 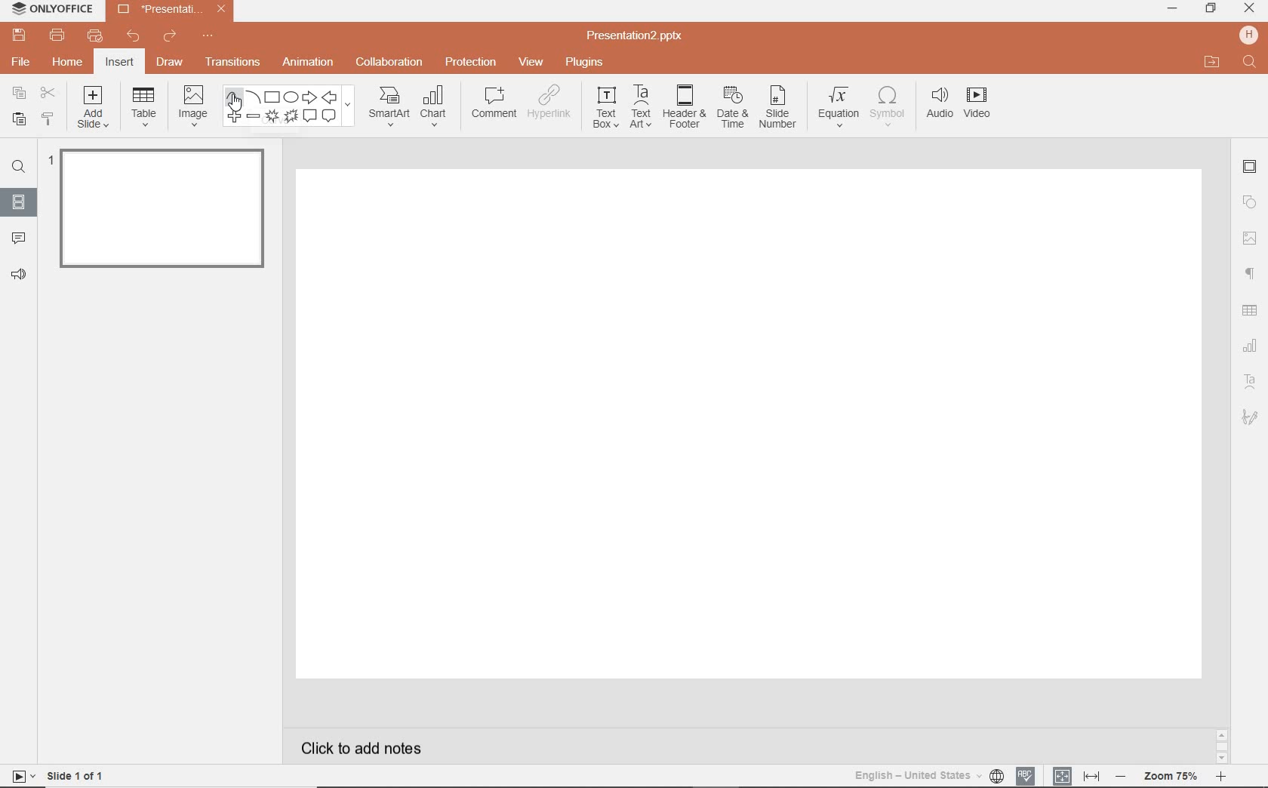 I want to click on SYMBOL, so click(x=888, y=106).